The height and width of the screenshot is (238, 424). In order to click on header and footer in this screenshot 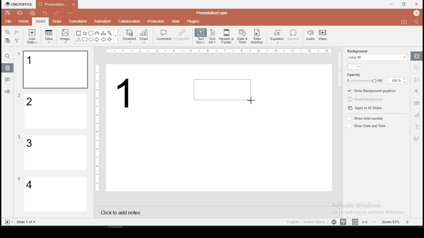, I will do `click(227, 37)`.